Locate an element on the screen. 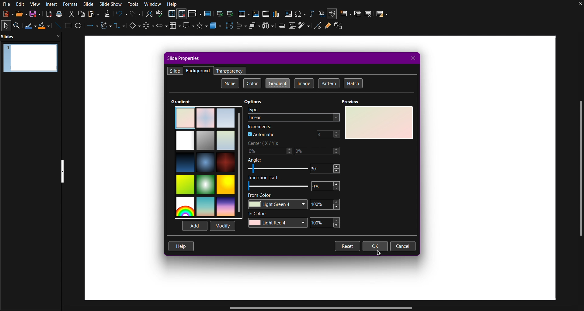 This screenshot has width=584, height=311. Crop images is located at coordinates (292, 28).